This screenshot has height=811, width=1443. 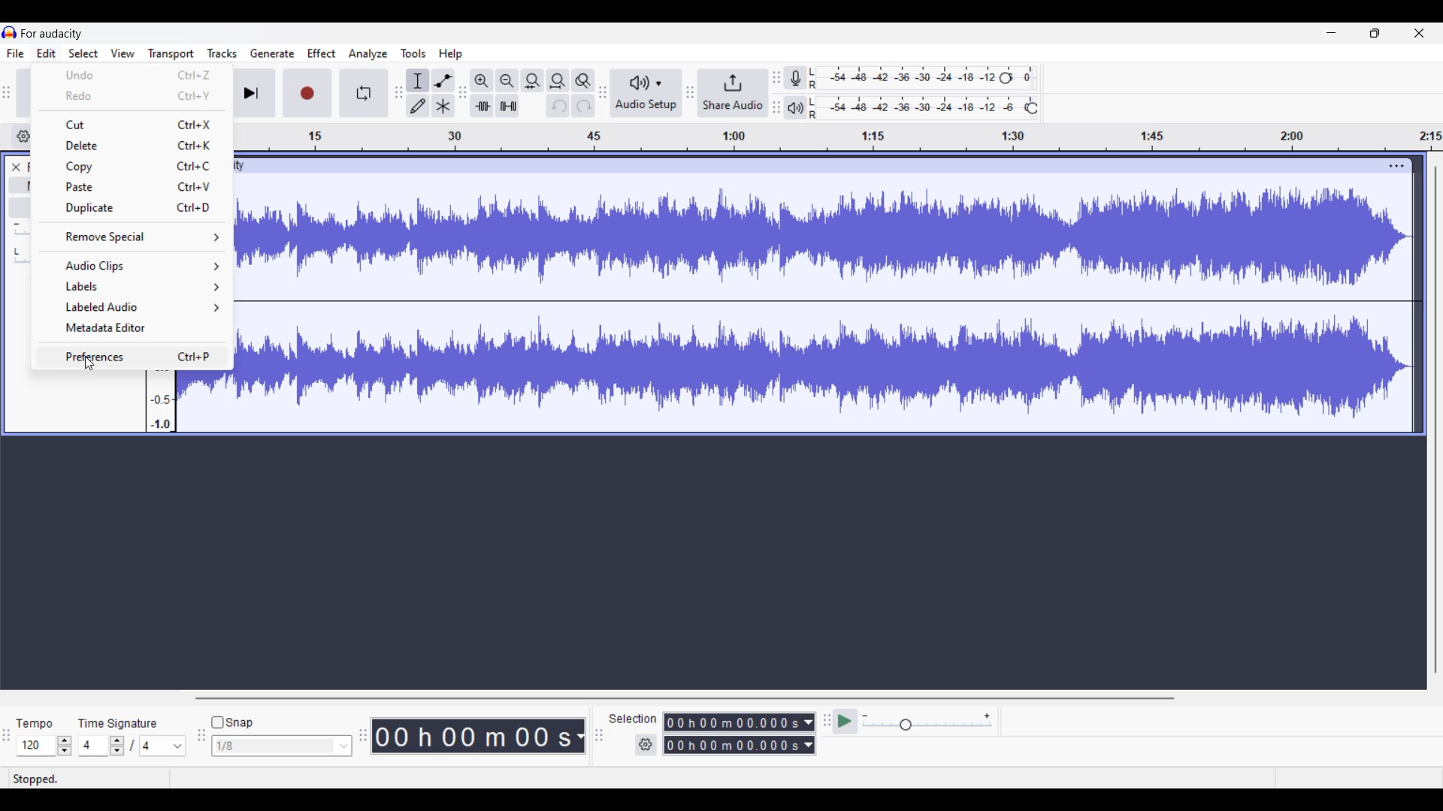 What do you see at coordinates (307, 93) in the screenshot?
I see `Record/Record new track` at bounding box center [307, 93].